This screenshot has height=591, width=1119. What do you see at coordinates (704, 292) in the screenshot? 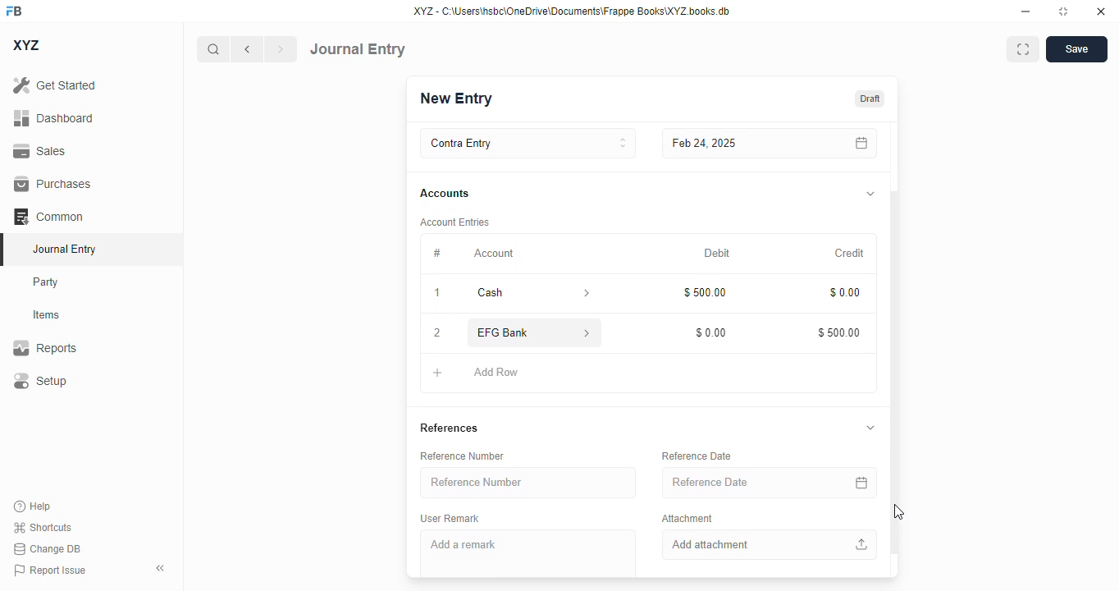
I see `$500.00 ` at bounding box center [704, 292].